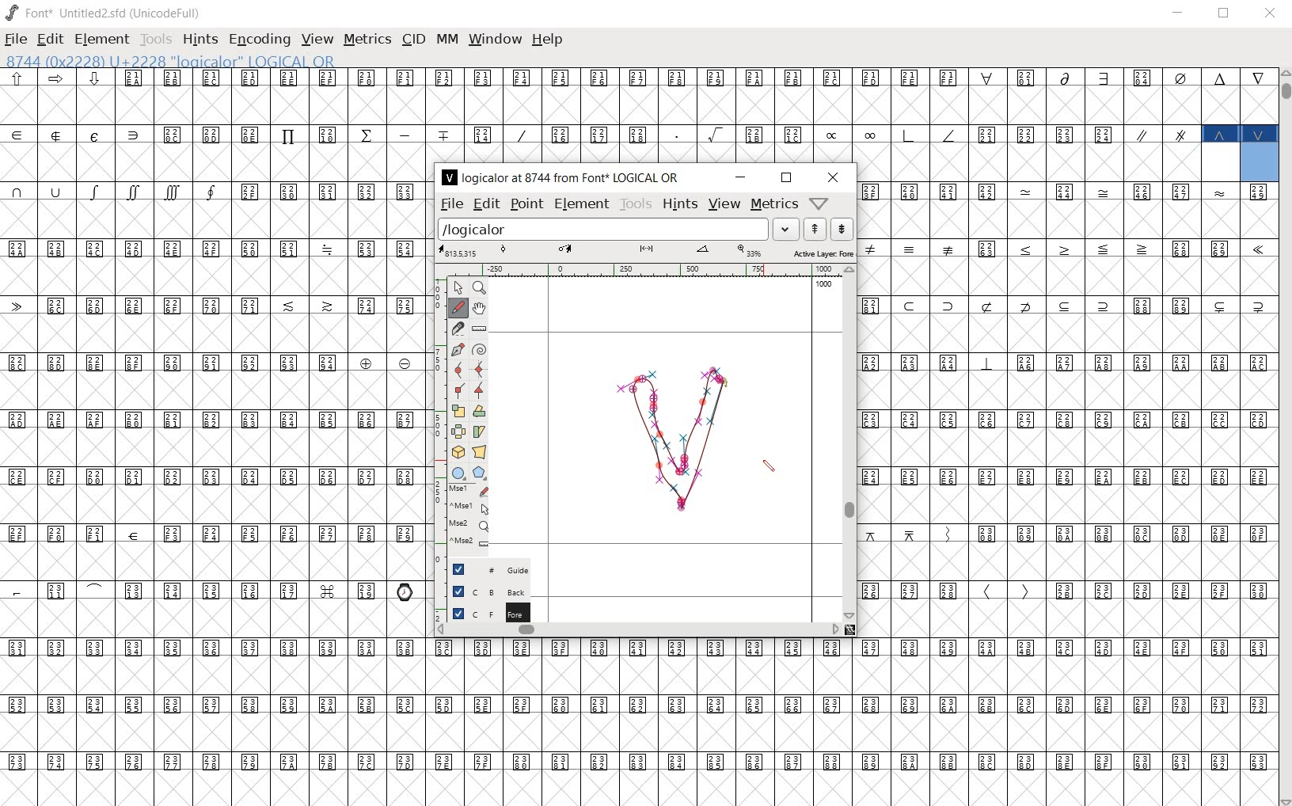 This screenshot has height=806, width=1292. Describe the element at coordinates (526, 204) in the screenshot. I see `point` at that location.